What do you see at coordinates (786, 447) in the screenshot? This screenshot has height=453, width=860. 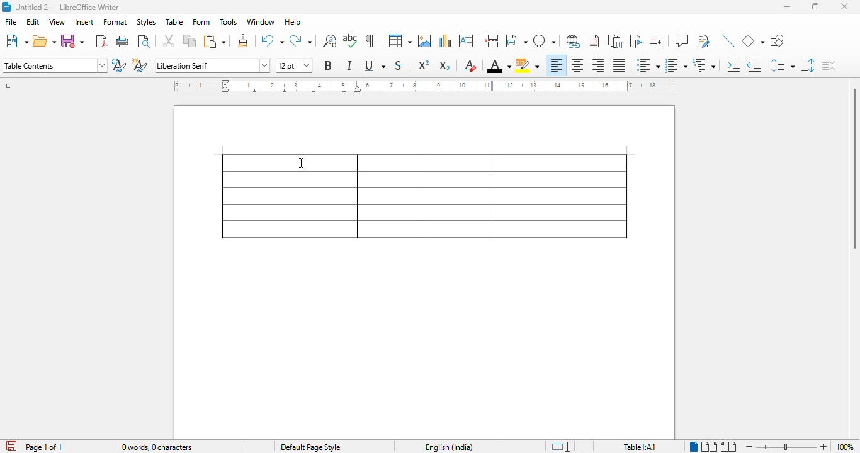 I see `` at bounding box center [786, 447].